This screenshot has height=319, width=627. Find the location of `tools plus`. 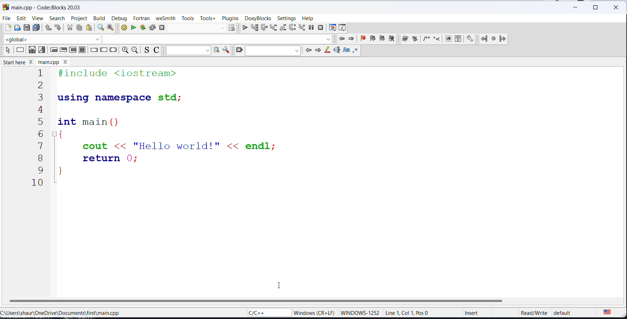

tools plus is located at coordinates (207, 19).